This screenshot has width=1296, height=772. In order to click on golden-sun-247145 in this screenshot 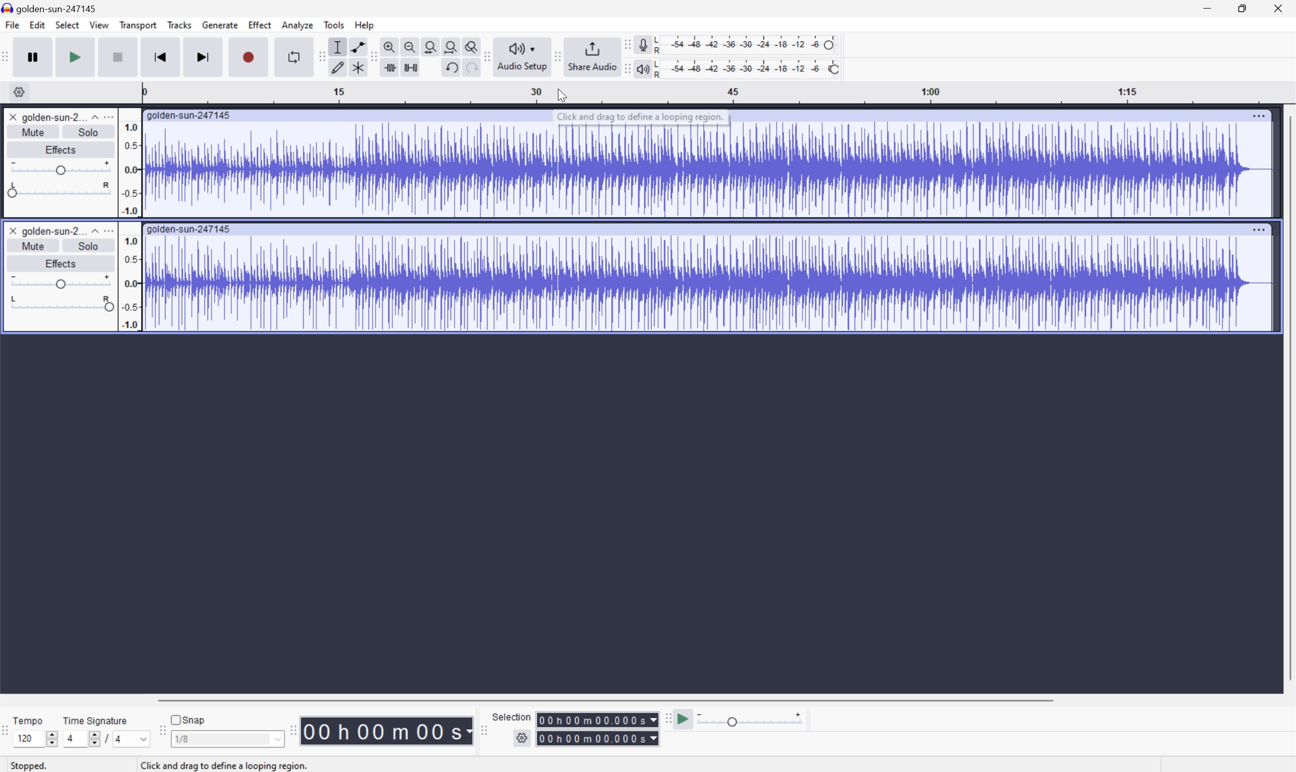, I will do `click(189, 226)`.